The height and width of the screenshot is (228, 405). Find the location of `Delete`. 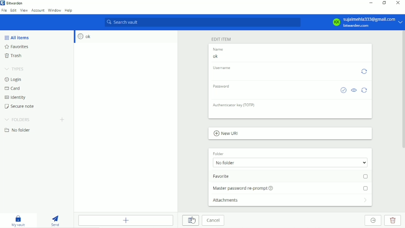

Delete is located at coordinates (393, 221).